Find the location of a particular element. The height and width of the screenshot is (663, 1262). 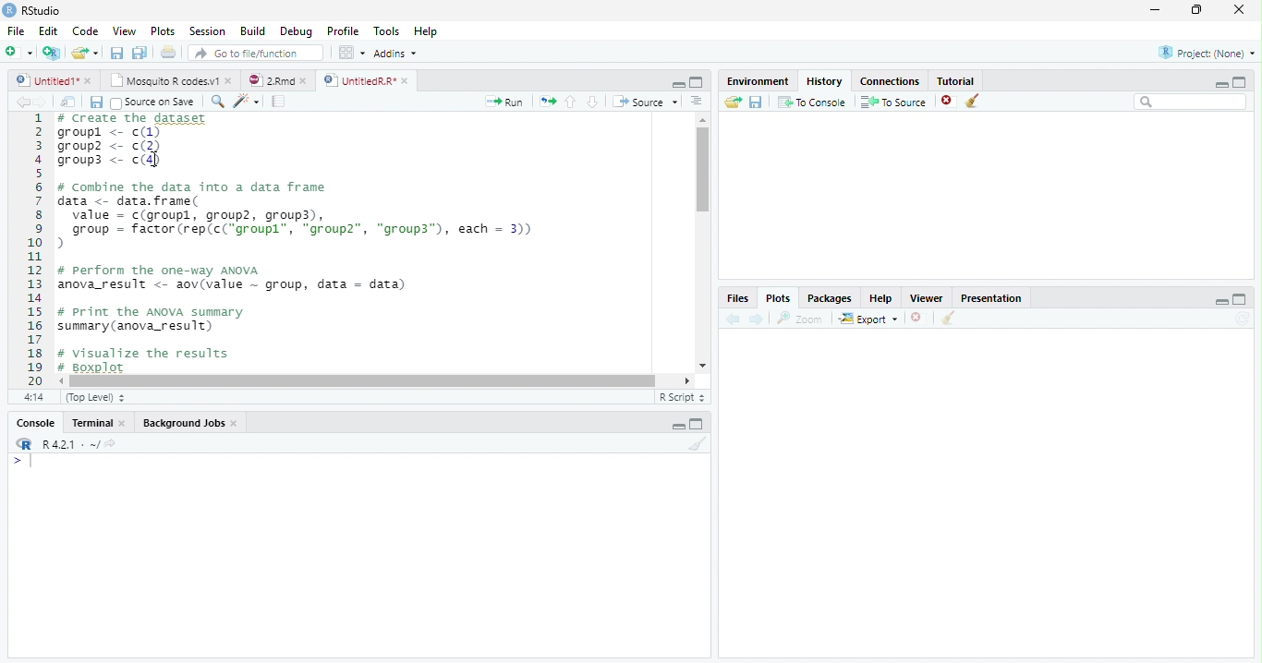

Run is located at coordinates (504, 102).